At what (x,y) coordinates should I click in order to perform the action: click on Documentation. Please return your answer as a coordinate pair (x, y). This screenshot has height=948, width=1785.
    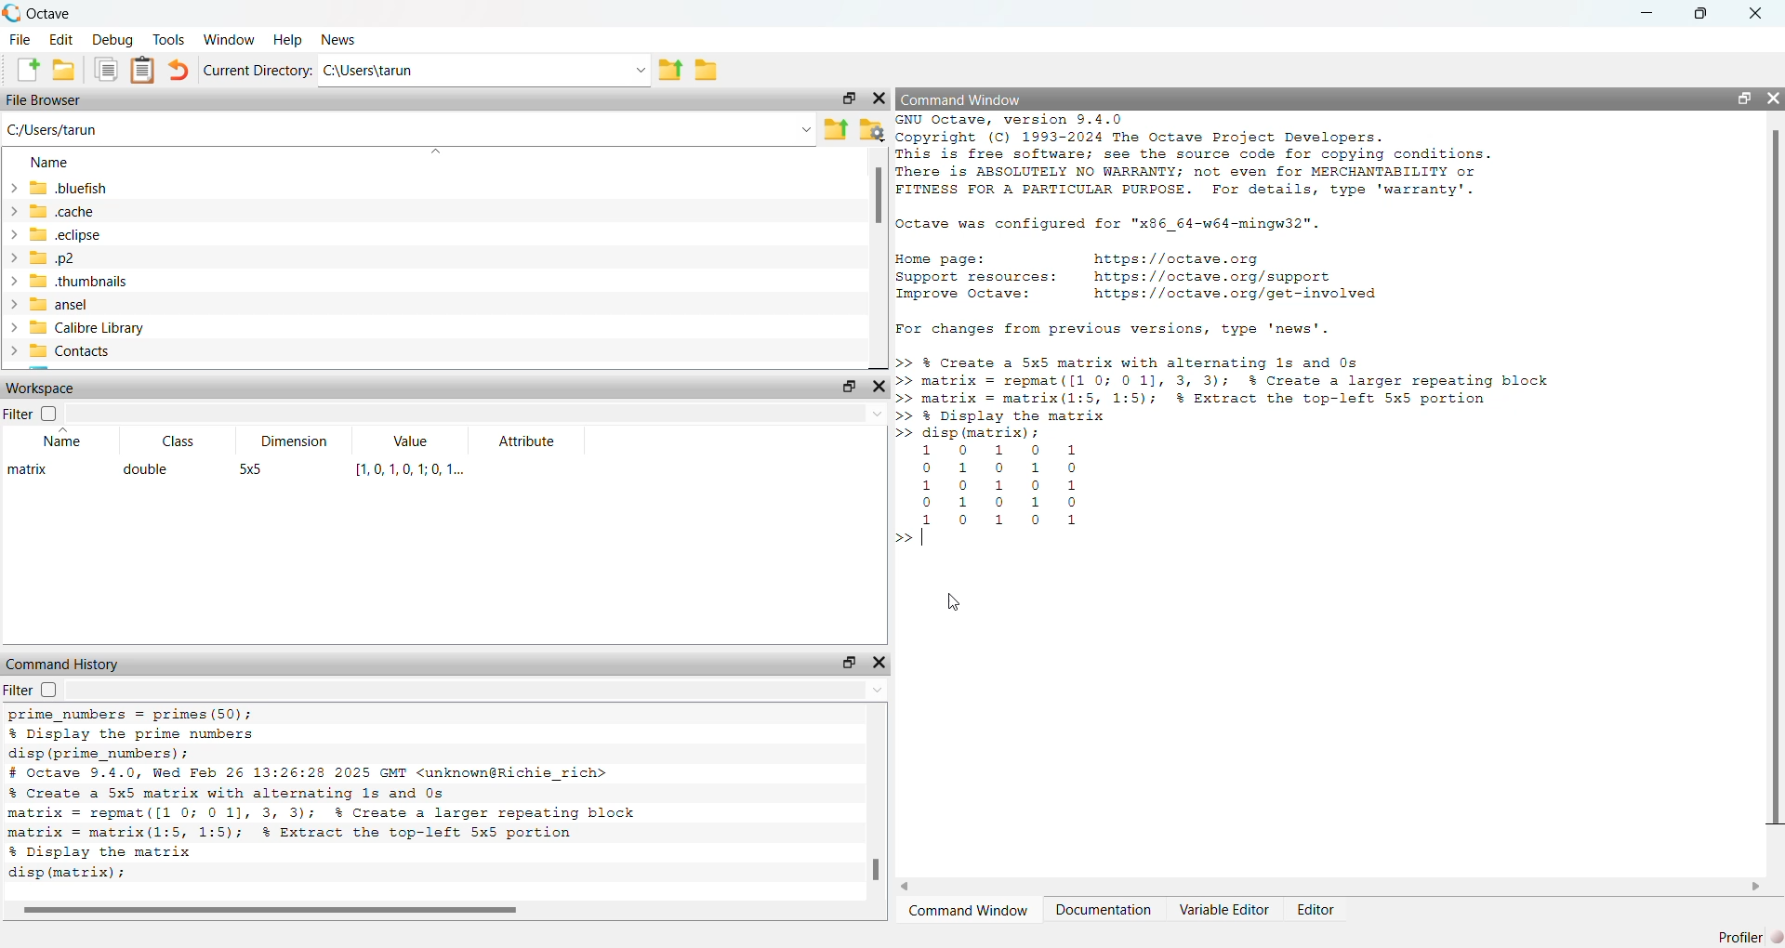
    Looking at the image, I should click on (1107, 909).